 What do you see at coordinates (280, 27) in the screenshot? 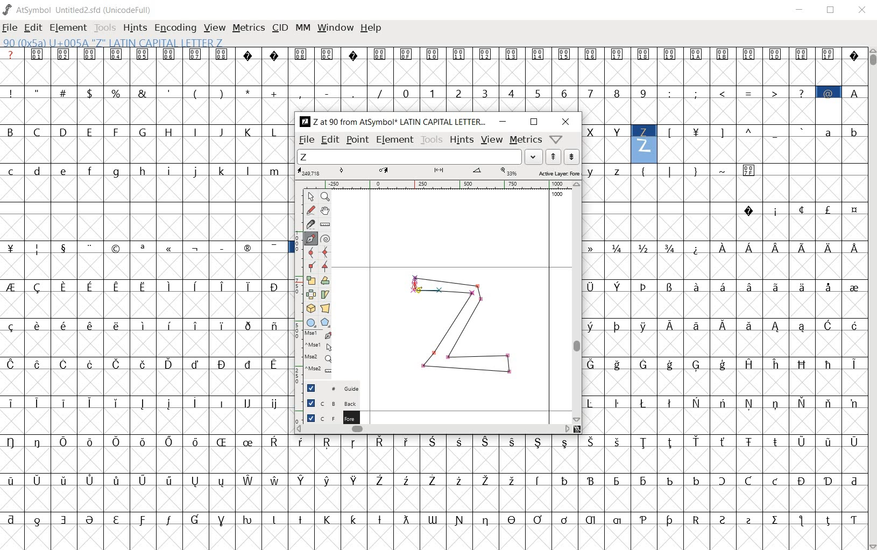
I see `cid` at bounding box center [280, 27].